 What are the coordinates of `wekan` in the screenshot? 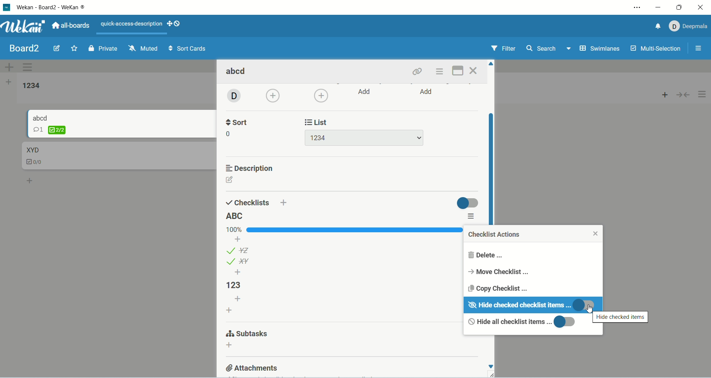 It's located at (24, 27).